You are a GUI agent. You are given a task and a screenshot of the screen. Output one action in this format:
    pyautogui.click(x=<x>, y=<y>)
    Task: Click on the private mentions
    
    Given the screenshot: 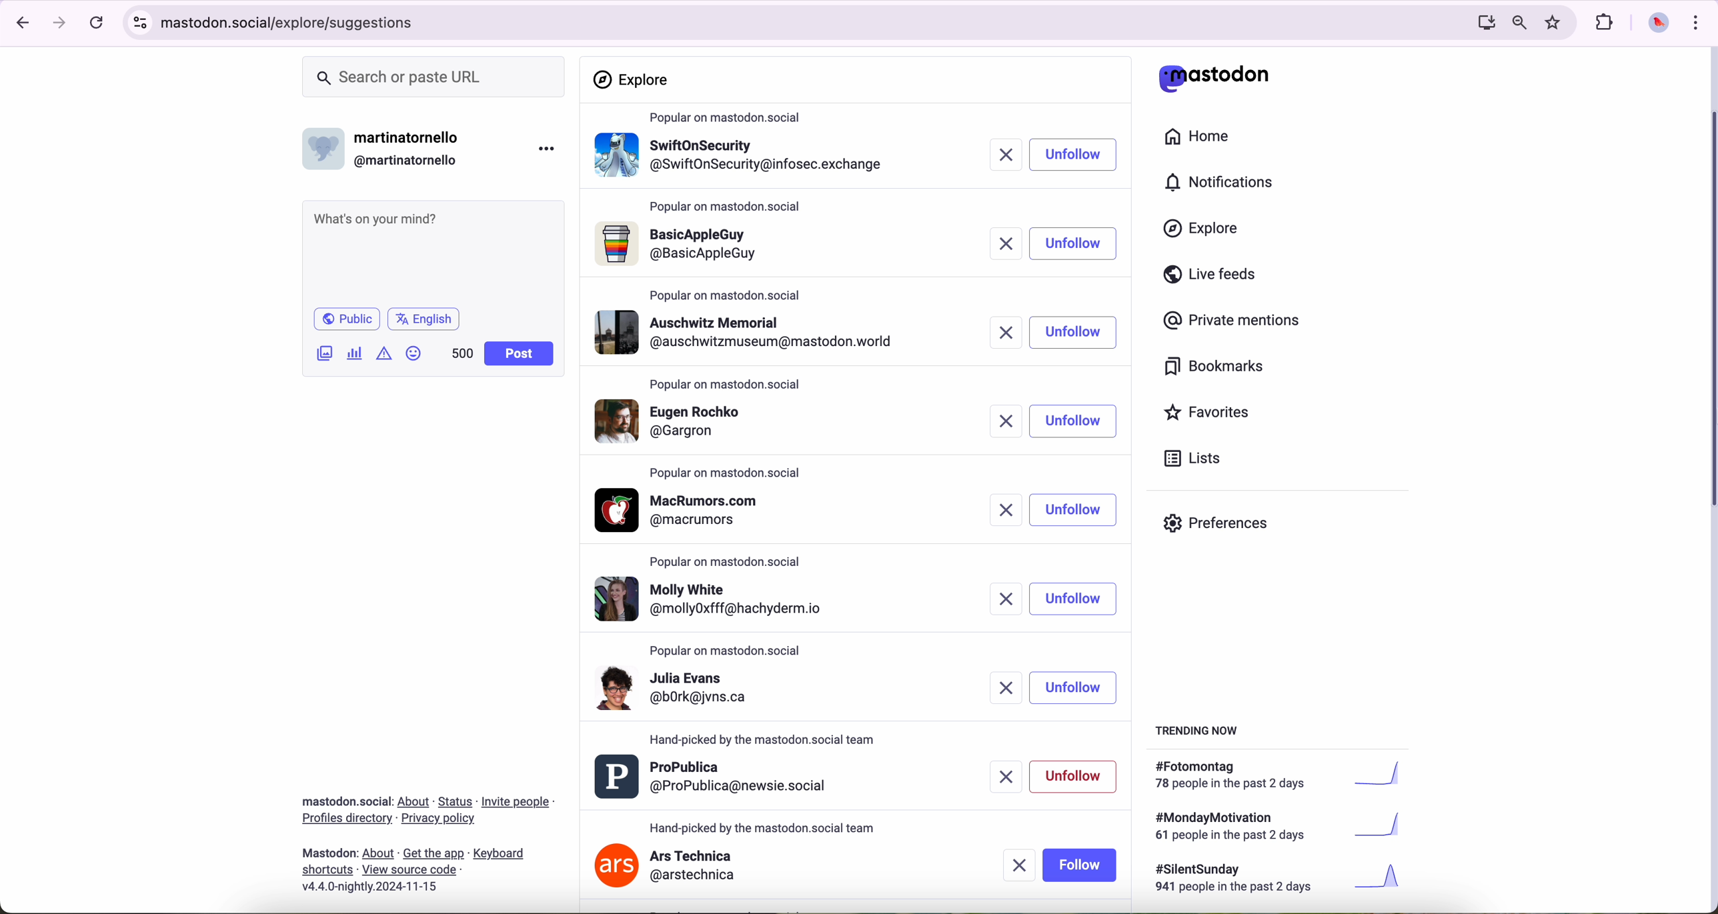 What is the action you would take?
    pyautogui.click(x=1232, y=321)
    